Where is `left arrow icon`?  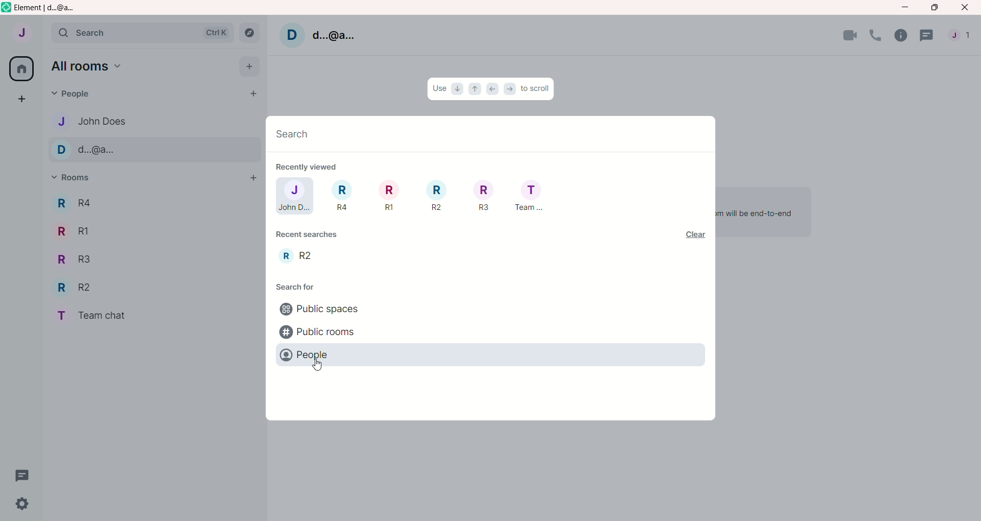 left arrow icon is located at coordinates (493, 89).